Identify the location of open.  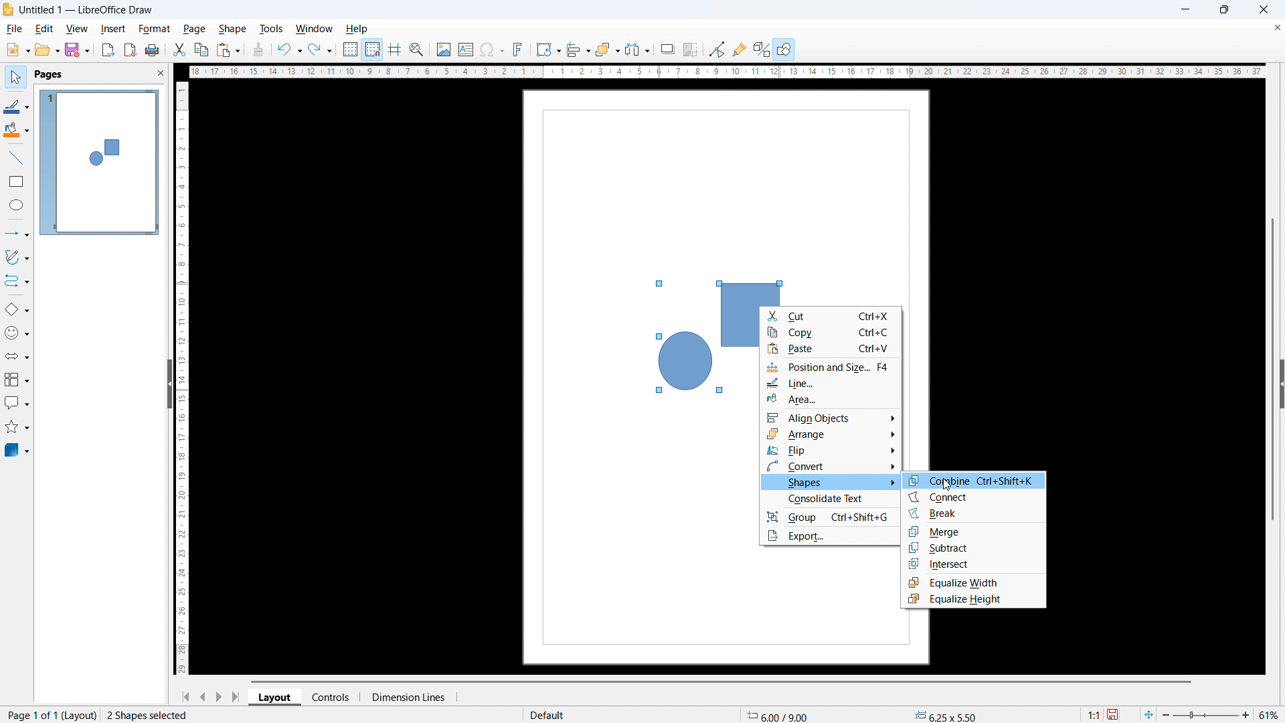
(47, 50).